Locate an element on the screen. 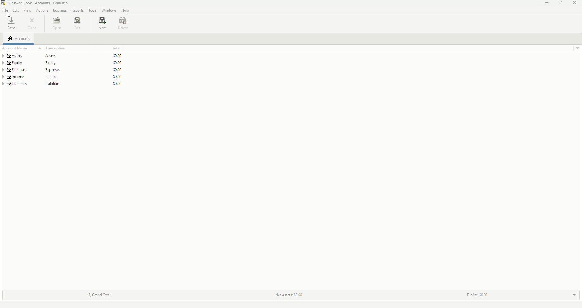  New is located at coordinates (103, 24).